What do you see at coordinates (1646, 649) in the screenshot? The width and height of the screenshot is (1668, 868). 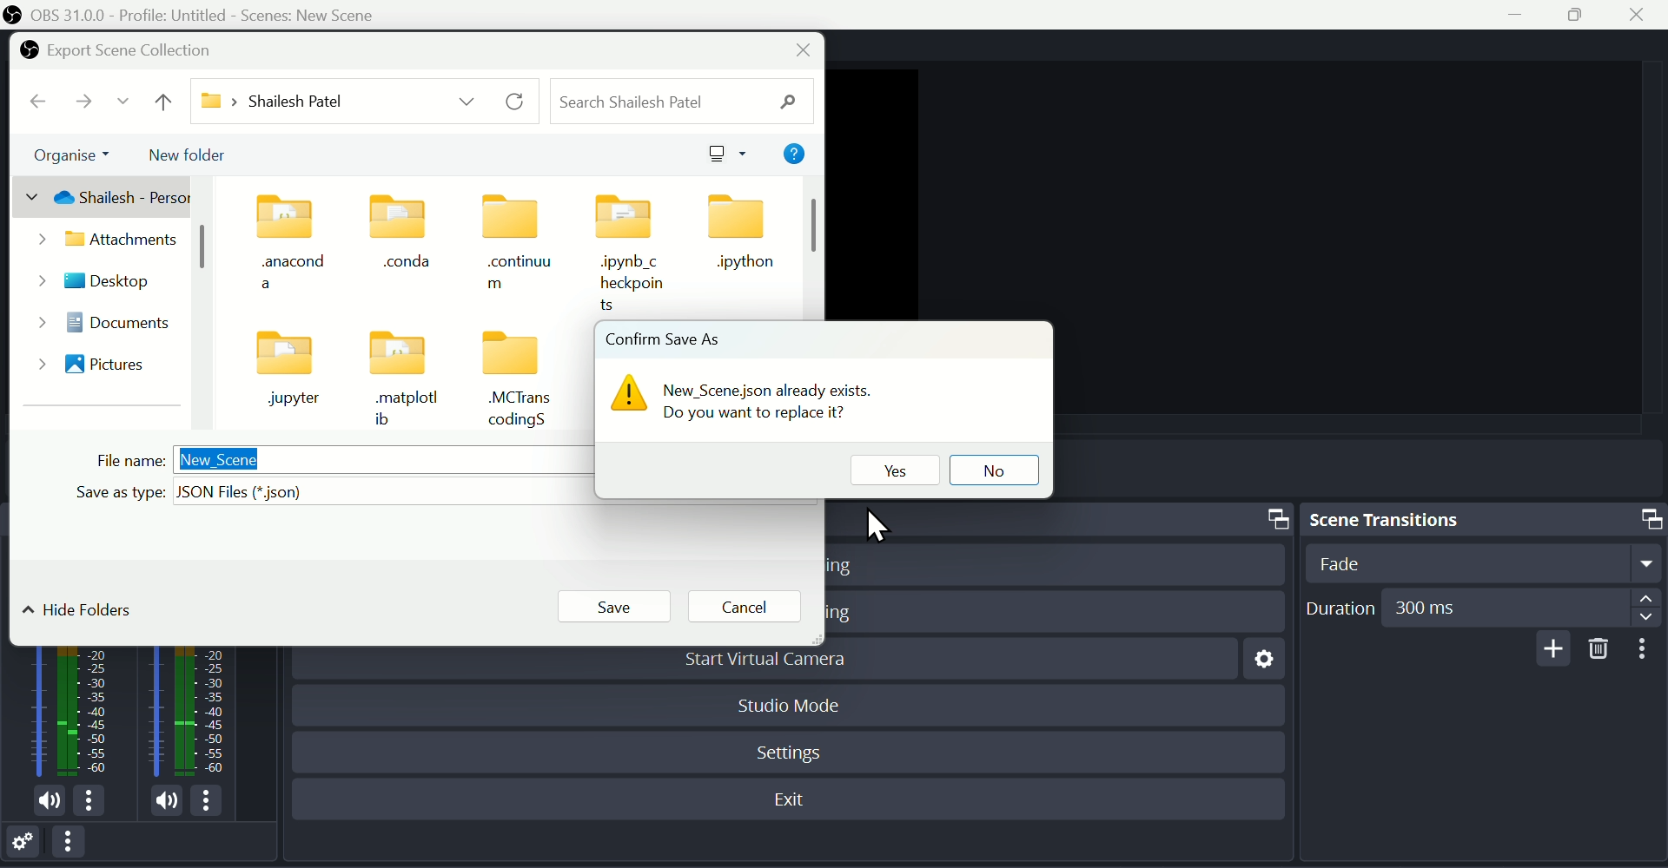 I see `More options` at bounding box center [1646, 649].